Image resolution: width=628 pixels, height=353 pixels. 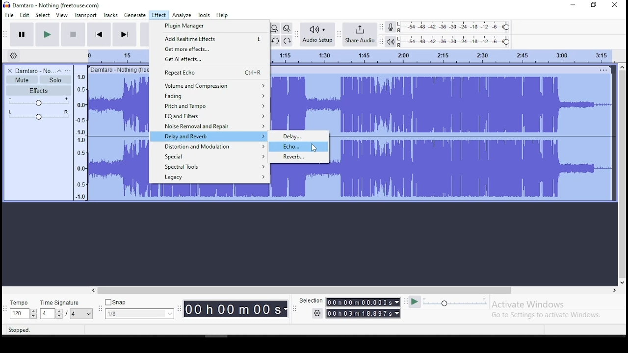 I want to click on Drop down, so click(x=286, y=309).